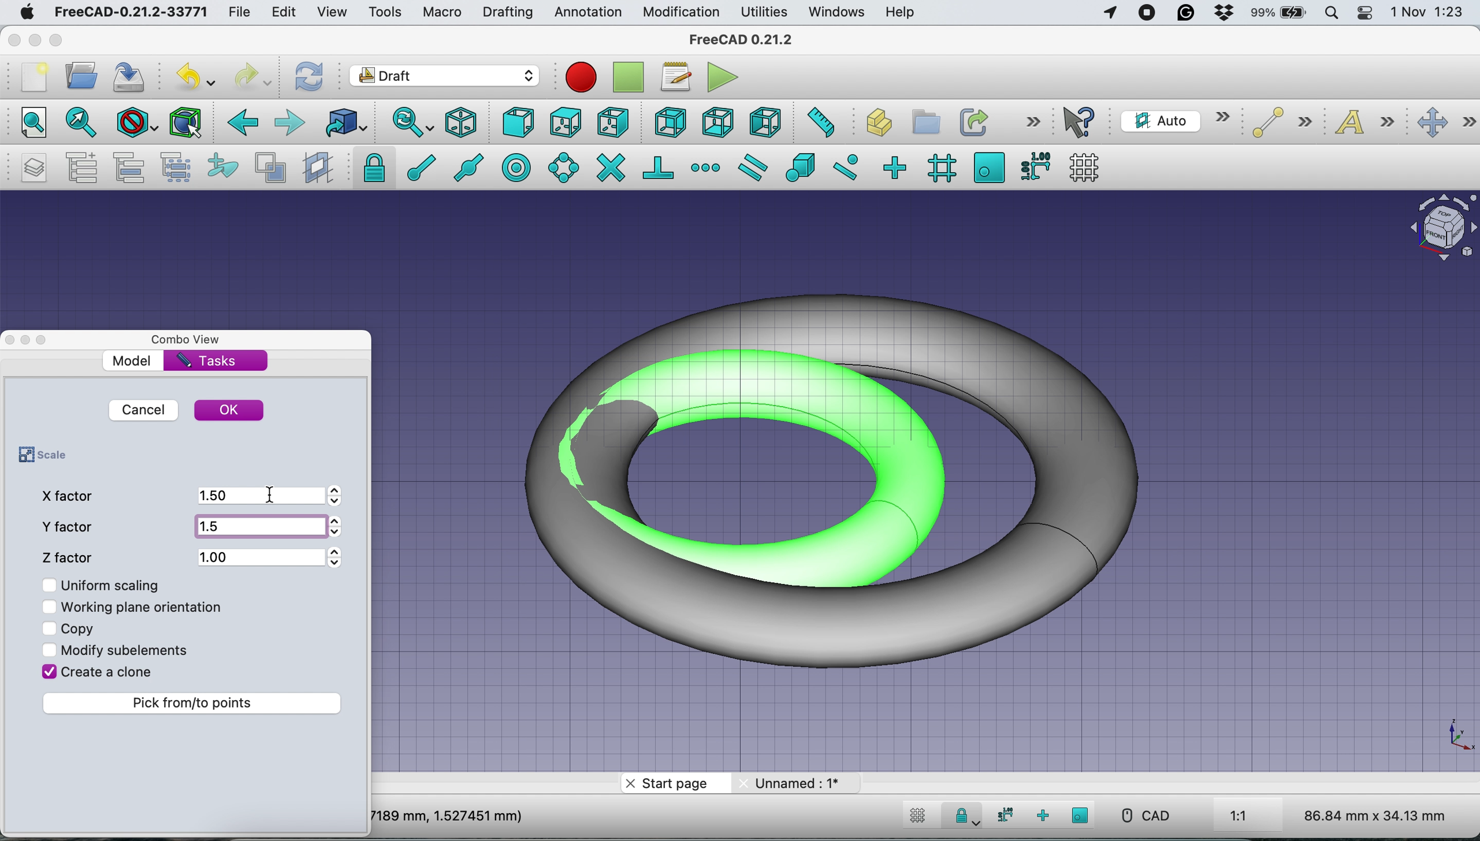 Image resolution: width=1480 pixels, height=841 pixels. What do you see at coordinates (133, 360) in the screenshot?
I see `model` at bounding box center [133, 360].